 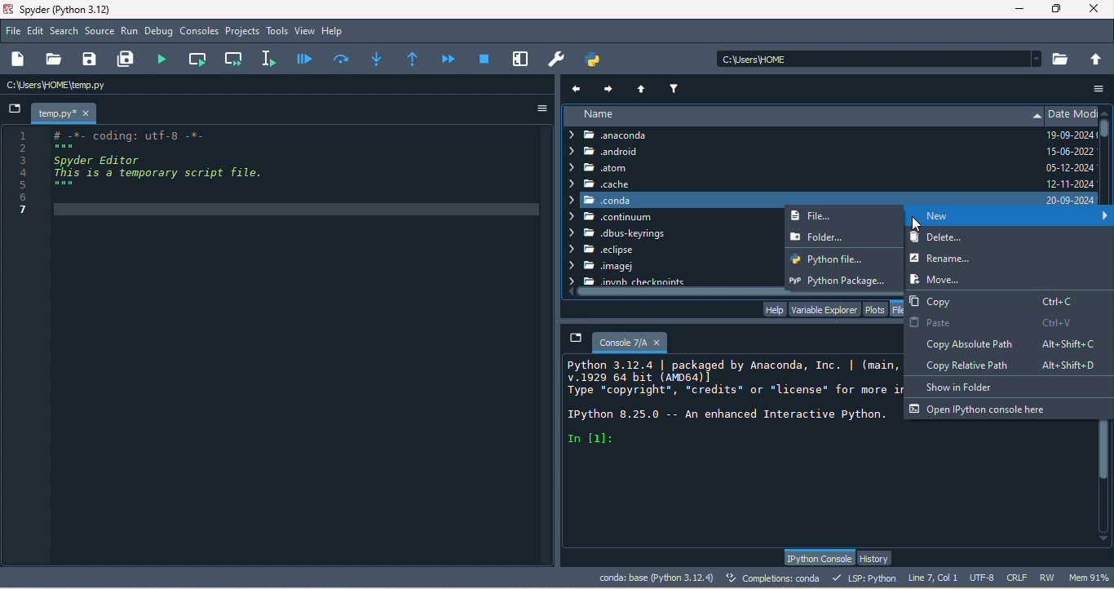 What do you see at coordinates (621, 135) in the screenshot?
I see `anaconda` at bounding box center [621, 135].